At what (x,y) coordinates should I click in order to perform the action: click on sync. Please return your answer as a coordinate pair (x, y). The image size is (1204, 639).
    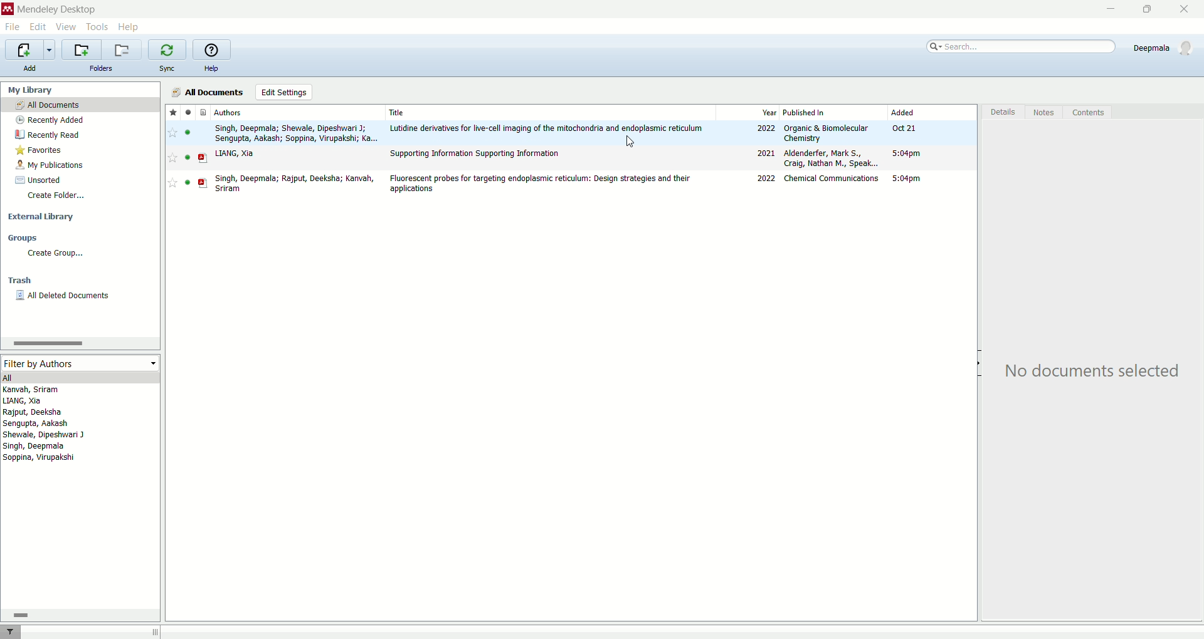
    Looking at the image, I should click on (166, 68).